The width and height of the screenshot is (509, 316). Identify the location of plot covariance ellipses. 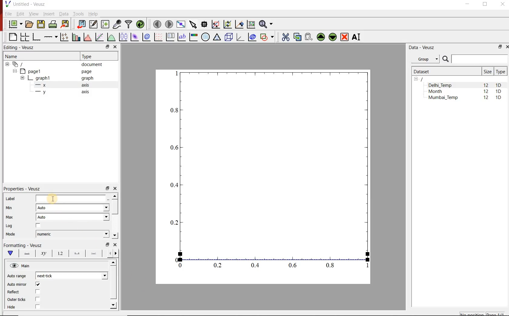
(252, 37).